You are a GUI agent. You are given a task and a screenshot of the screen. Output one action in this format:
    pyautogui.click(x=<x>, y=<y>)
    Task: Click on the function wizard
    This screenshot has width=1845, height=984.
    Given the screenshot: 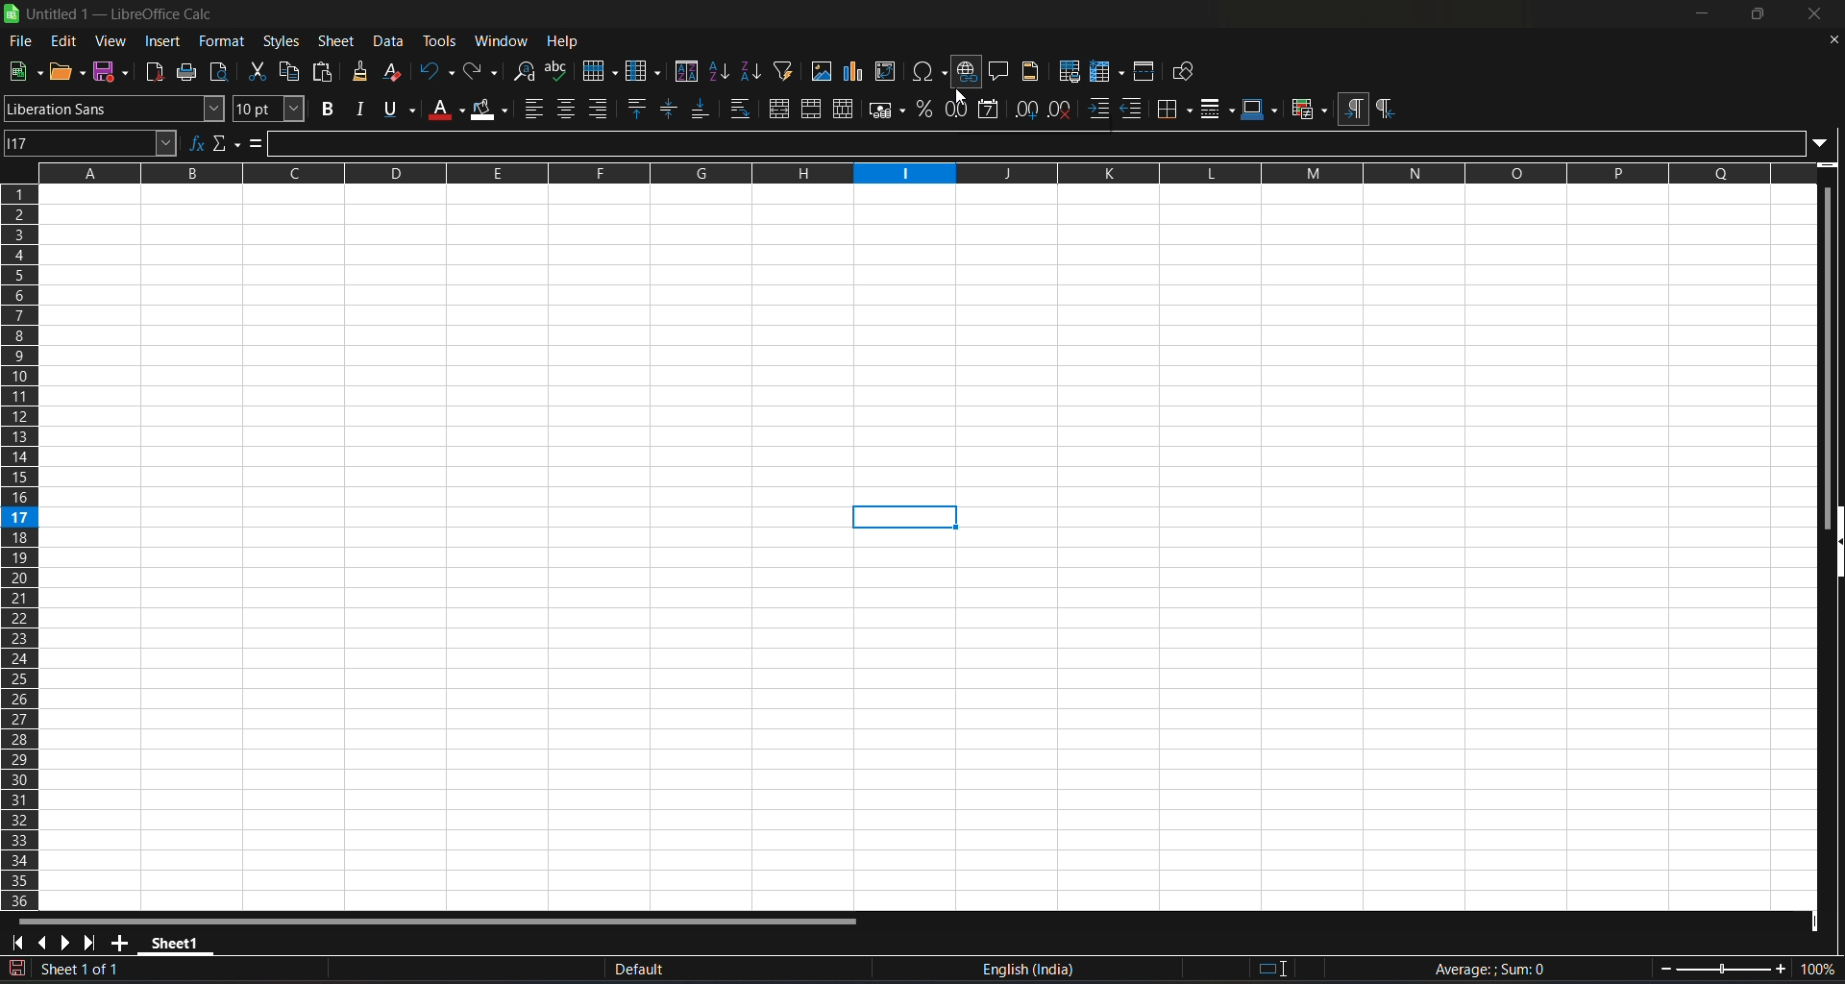 What is the action you would take?
    pyautogui.click(x=198, y=143)
    